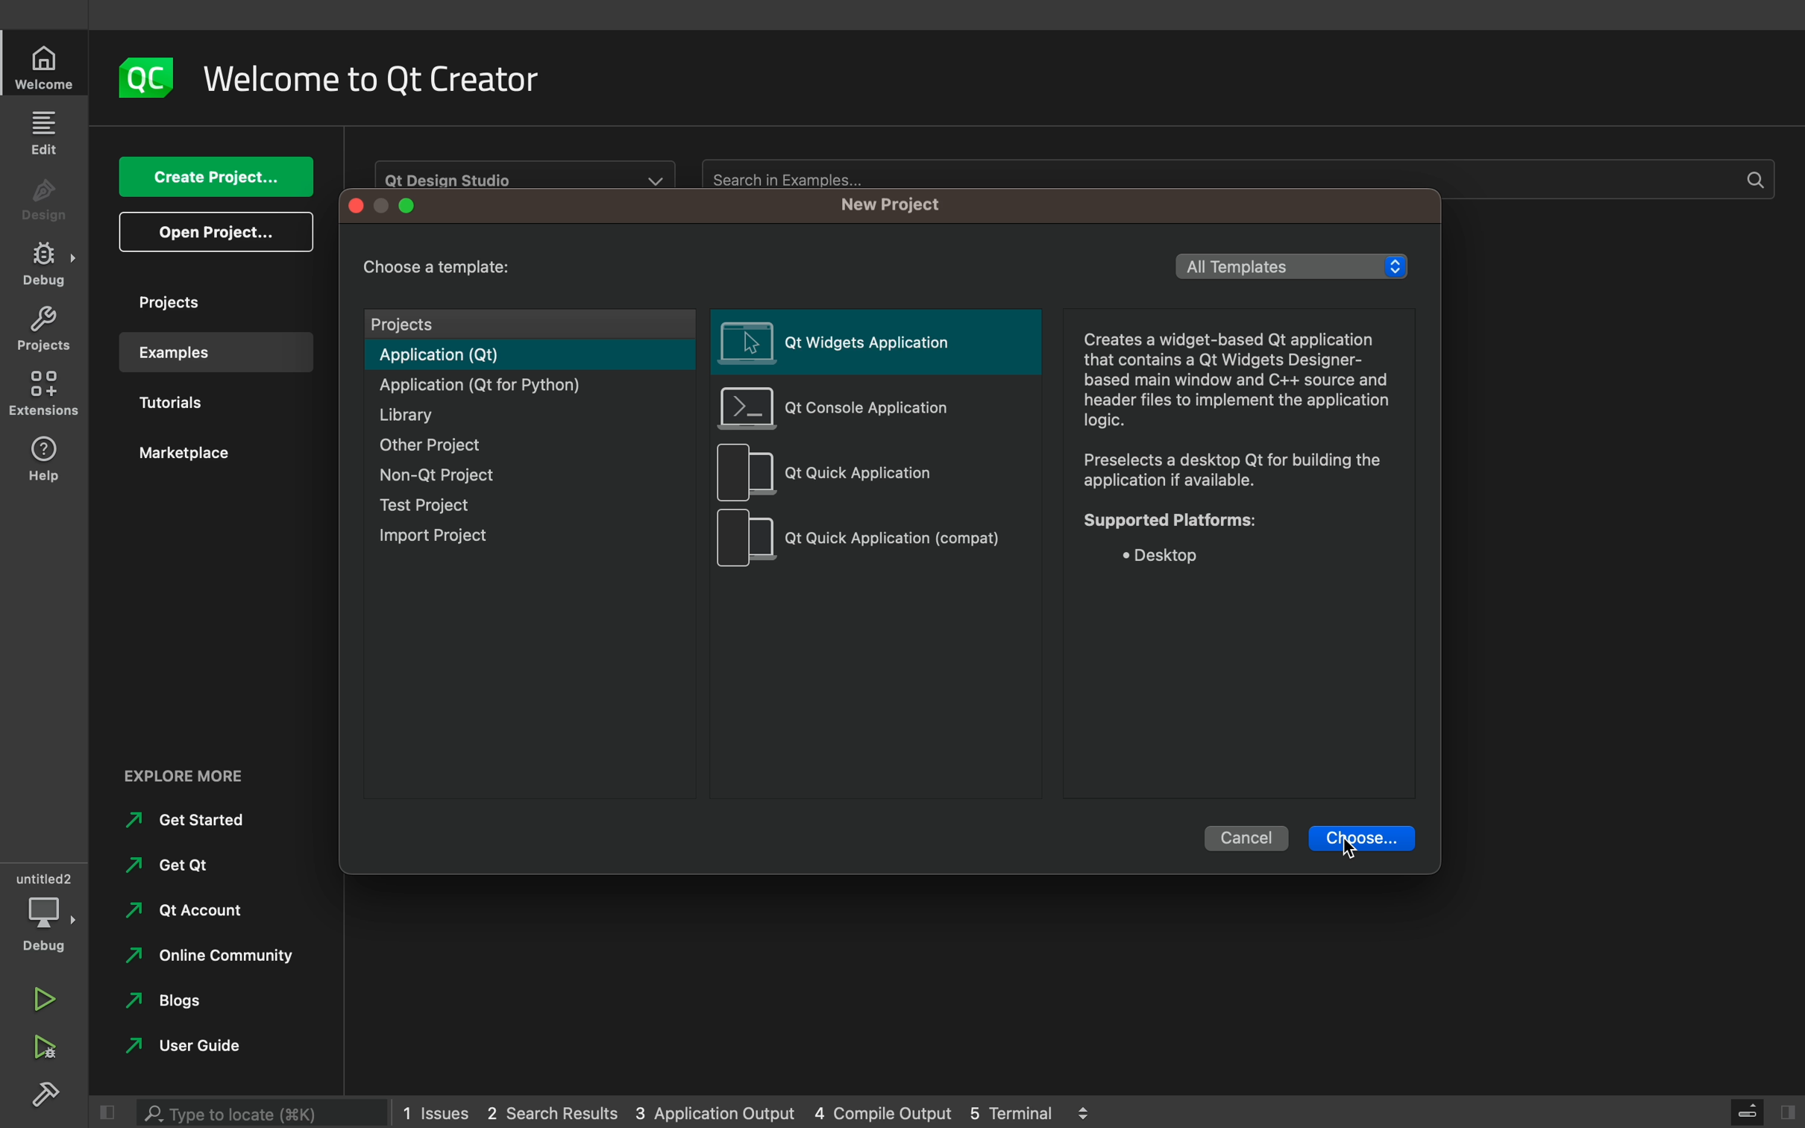 The width and height of the screenshot is (1805, 1128). Describe the element at coordinates (266, 1111) in the screenshot. I see `searchbar` at that location.